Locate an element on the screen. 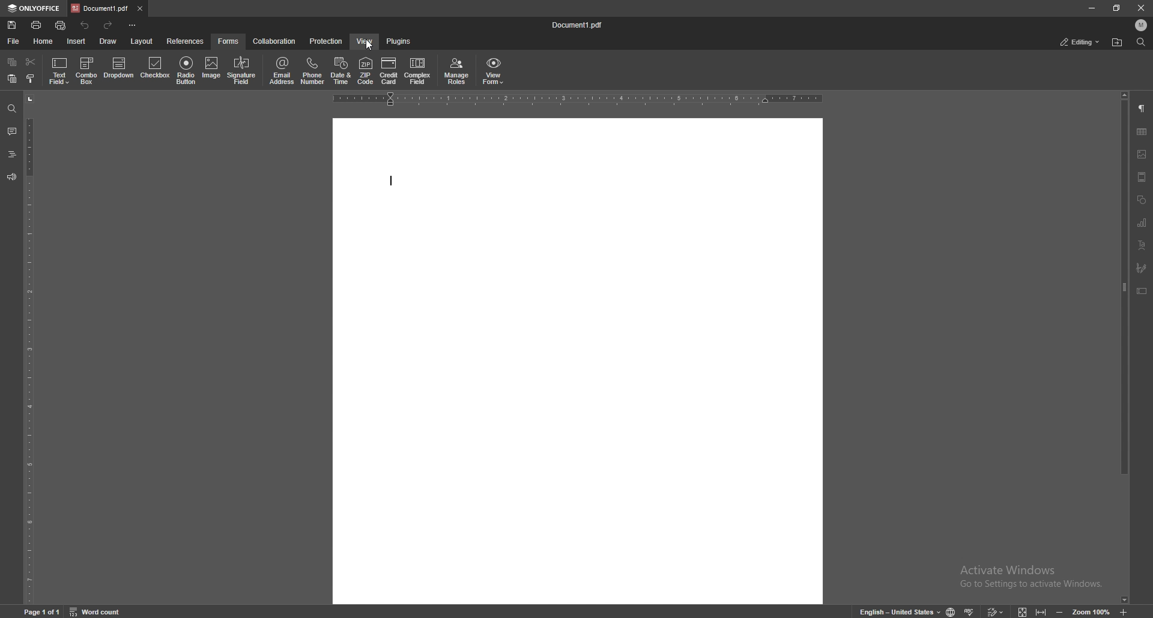 The image size is (1153, 618). file name is located at coordinates (577, 24).